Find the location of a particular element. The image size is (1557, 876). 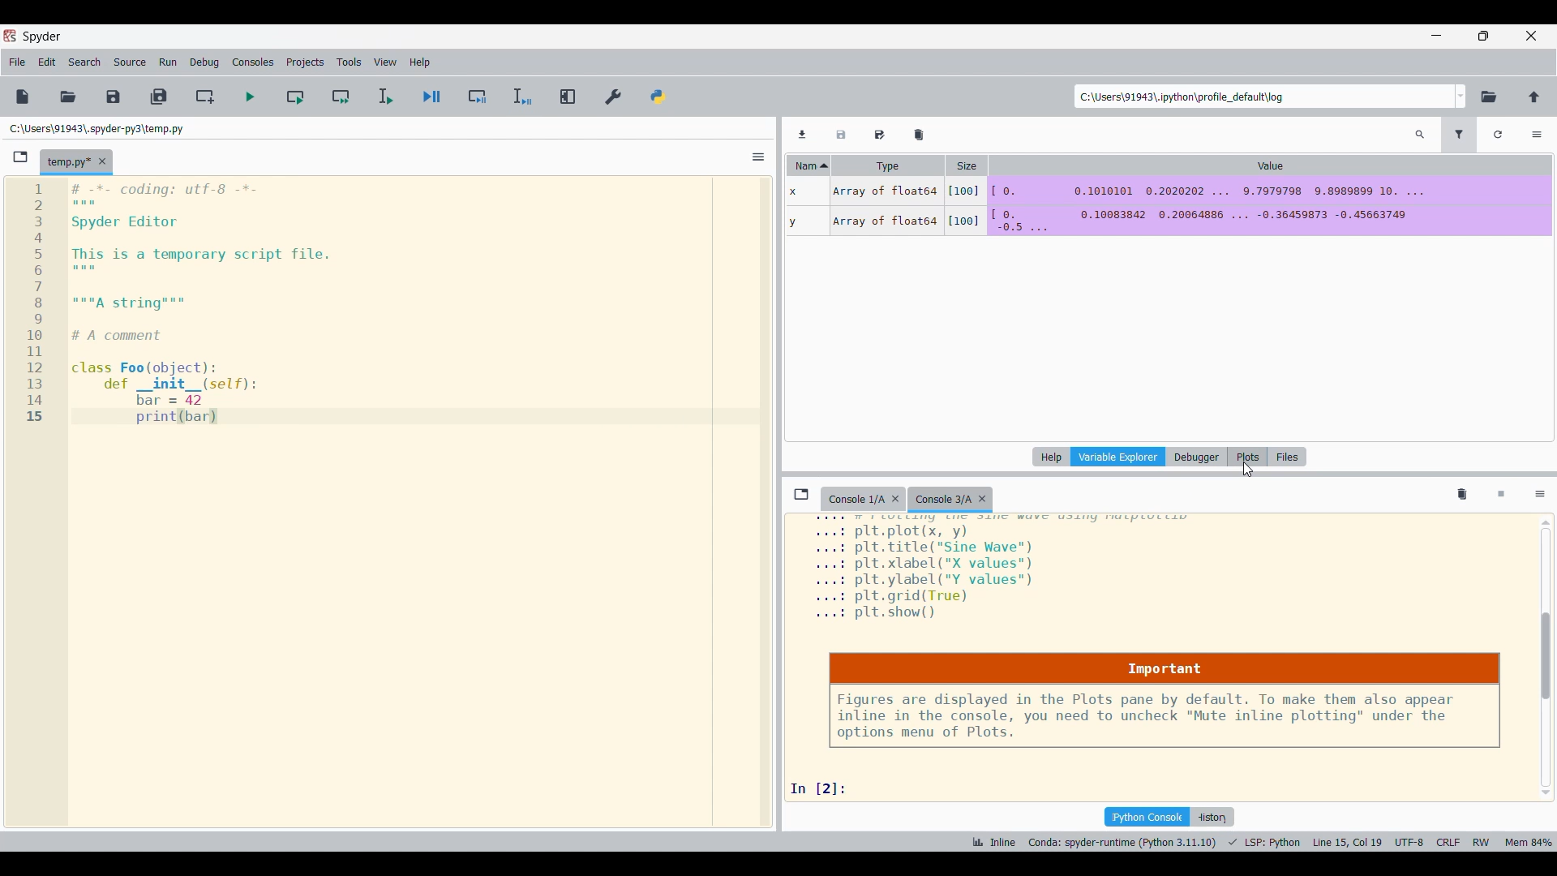

Create new cell at current line is located at coordinates (204, 97).